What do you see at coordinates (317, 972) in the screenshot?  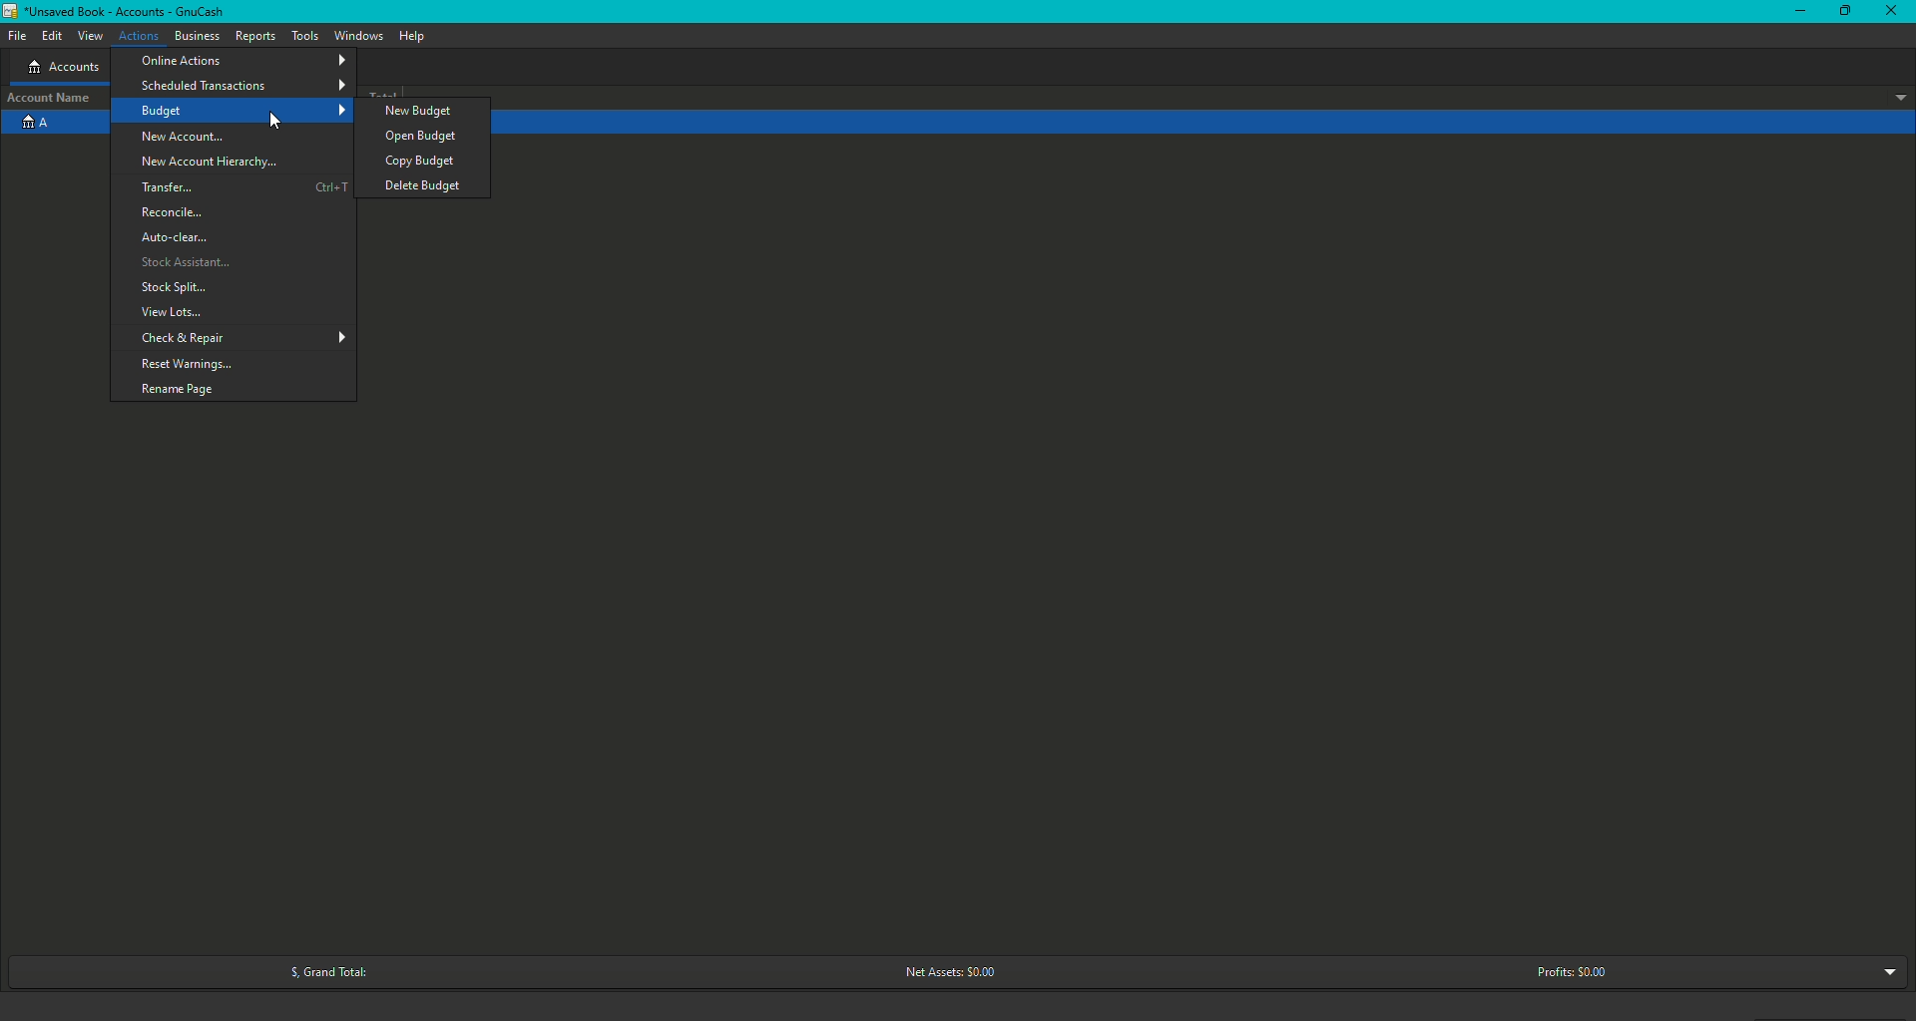 I see `Grand Total` at bounding box center [317, 972].